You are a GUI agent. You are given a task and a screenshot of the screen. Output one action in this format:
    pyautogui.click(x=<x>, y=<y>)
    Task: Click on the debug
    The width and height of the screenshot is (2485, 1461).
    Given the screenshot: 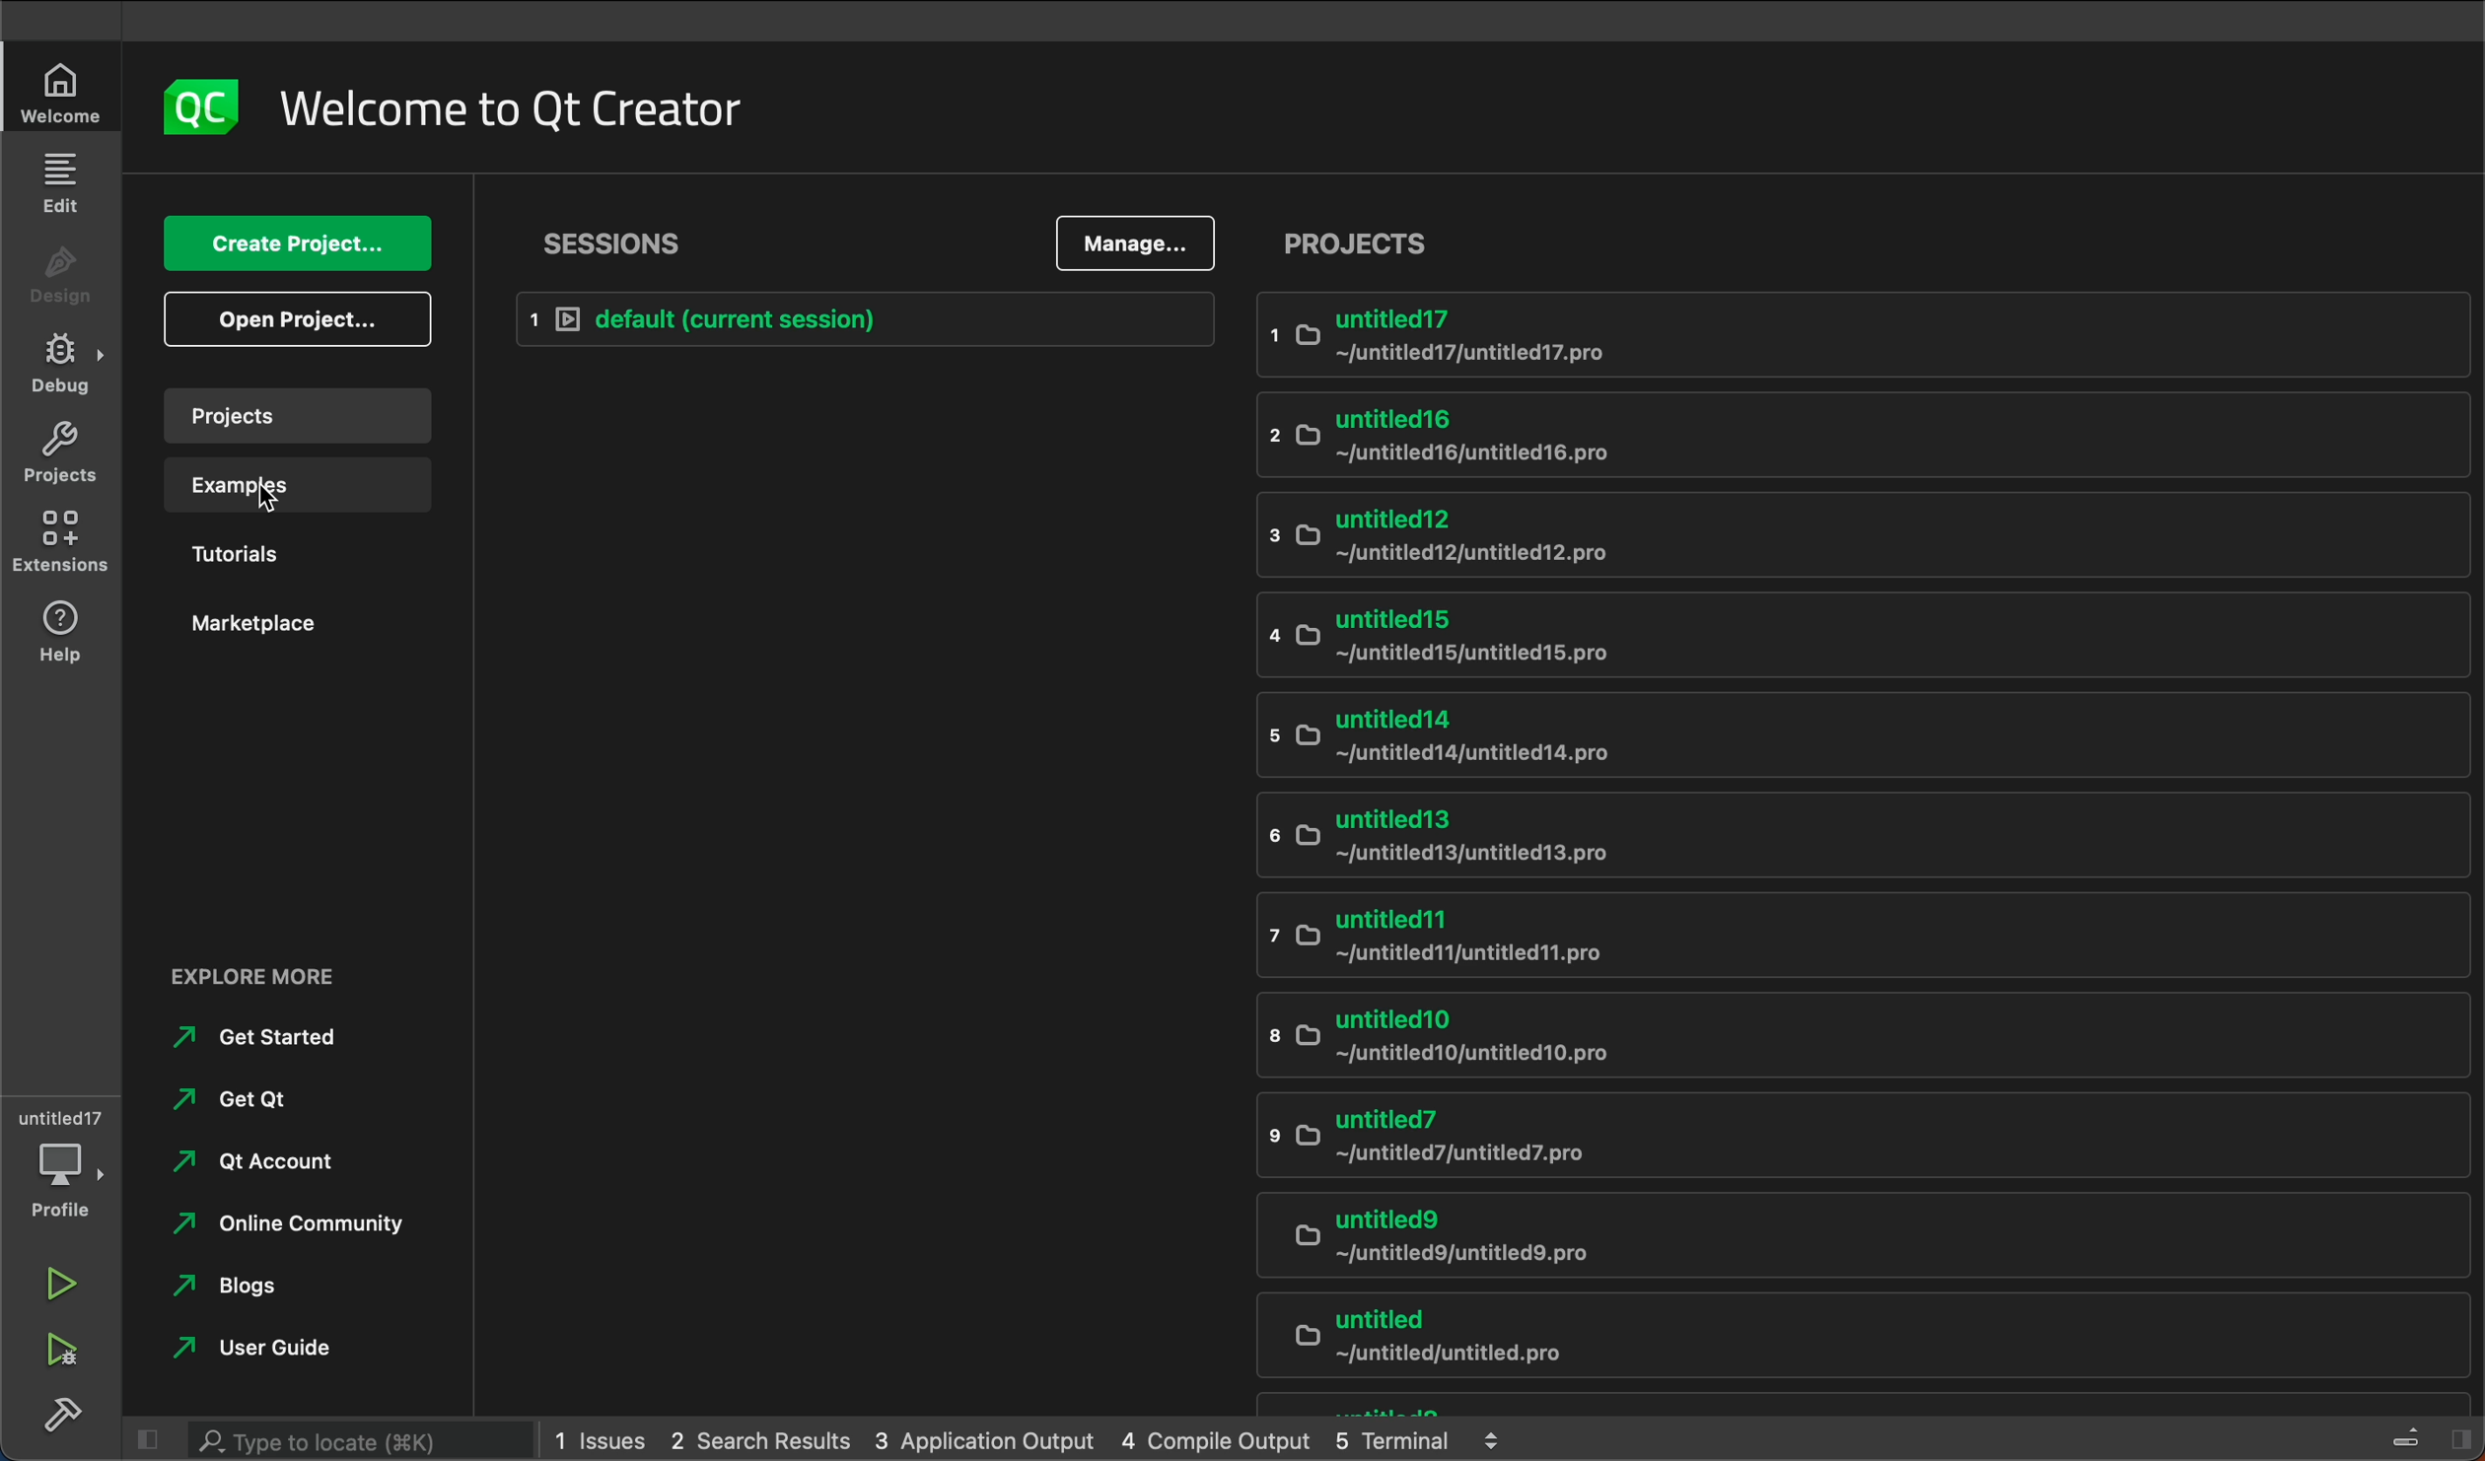 What is the action you would take?
    pyautogui.click(x=64, y=363)
    